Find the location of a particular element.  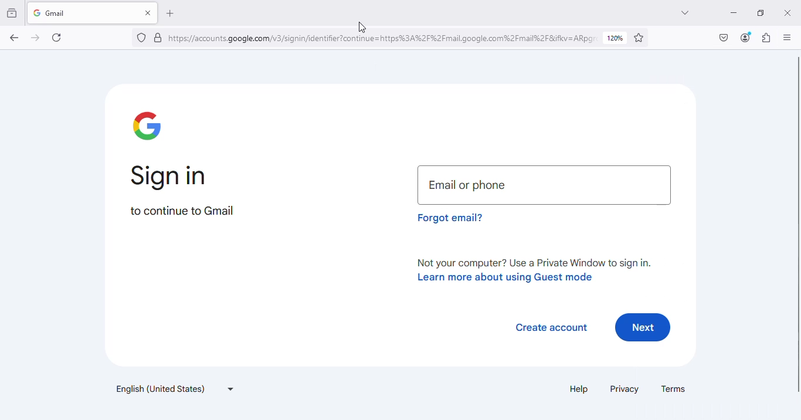

open a new tab is located at coordinates (169, 13).